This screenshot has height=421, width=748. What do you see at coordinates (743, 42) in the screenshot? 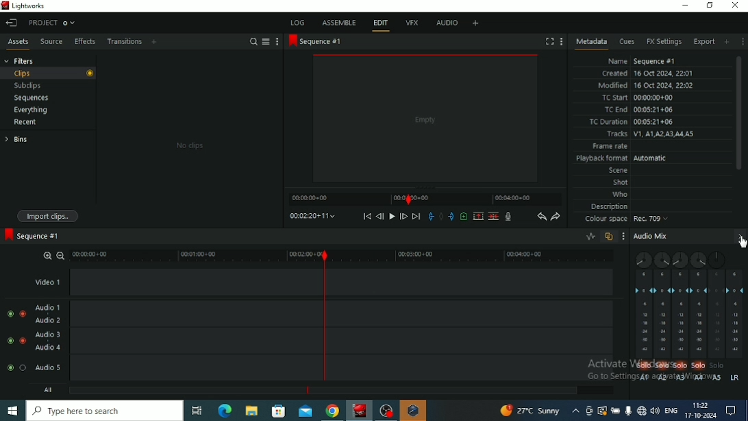
I see `Show settings menu` at bounding box center [743, 42].